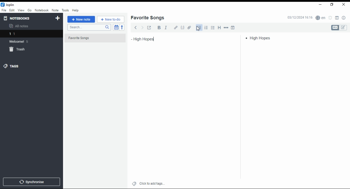  What do you see at coordinates (149, 27) in the screenshot?
I see `toggle external editing` at bounding box center [149, 27].